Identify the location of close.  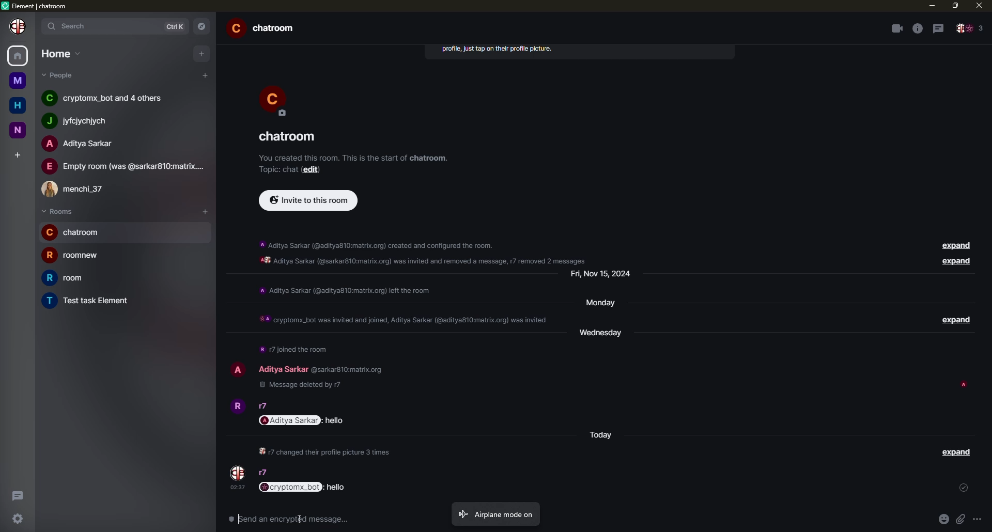
(978, 6).